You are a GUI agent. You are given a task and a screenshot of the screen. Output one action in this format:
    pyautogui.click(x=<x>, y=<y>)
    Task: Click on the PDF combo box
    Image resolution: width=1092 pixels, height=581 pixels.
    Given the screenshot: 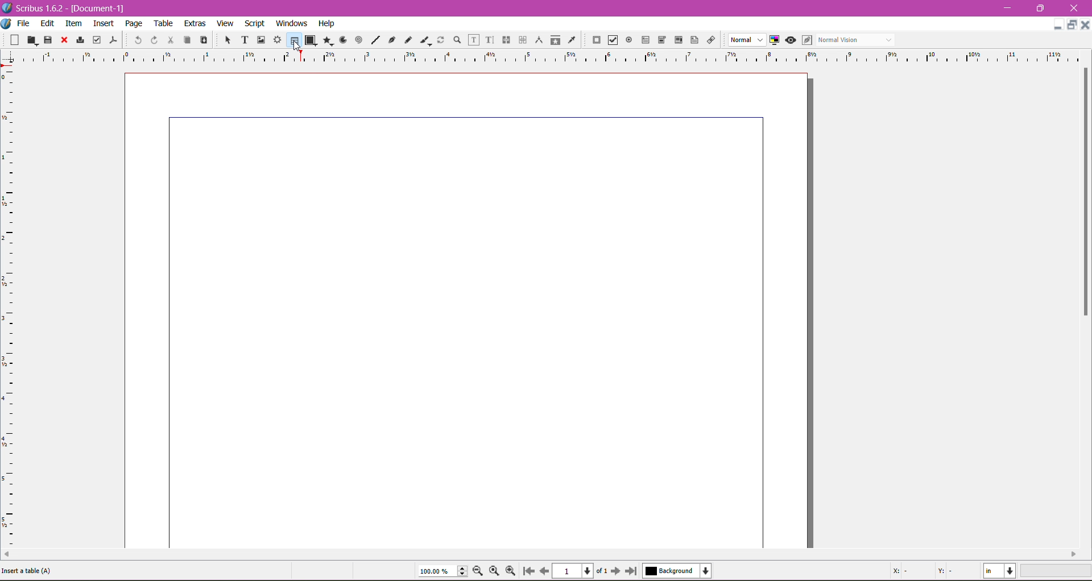 What is the action you would take?
    pyautogui.click(x=660, y=40)
    